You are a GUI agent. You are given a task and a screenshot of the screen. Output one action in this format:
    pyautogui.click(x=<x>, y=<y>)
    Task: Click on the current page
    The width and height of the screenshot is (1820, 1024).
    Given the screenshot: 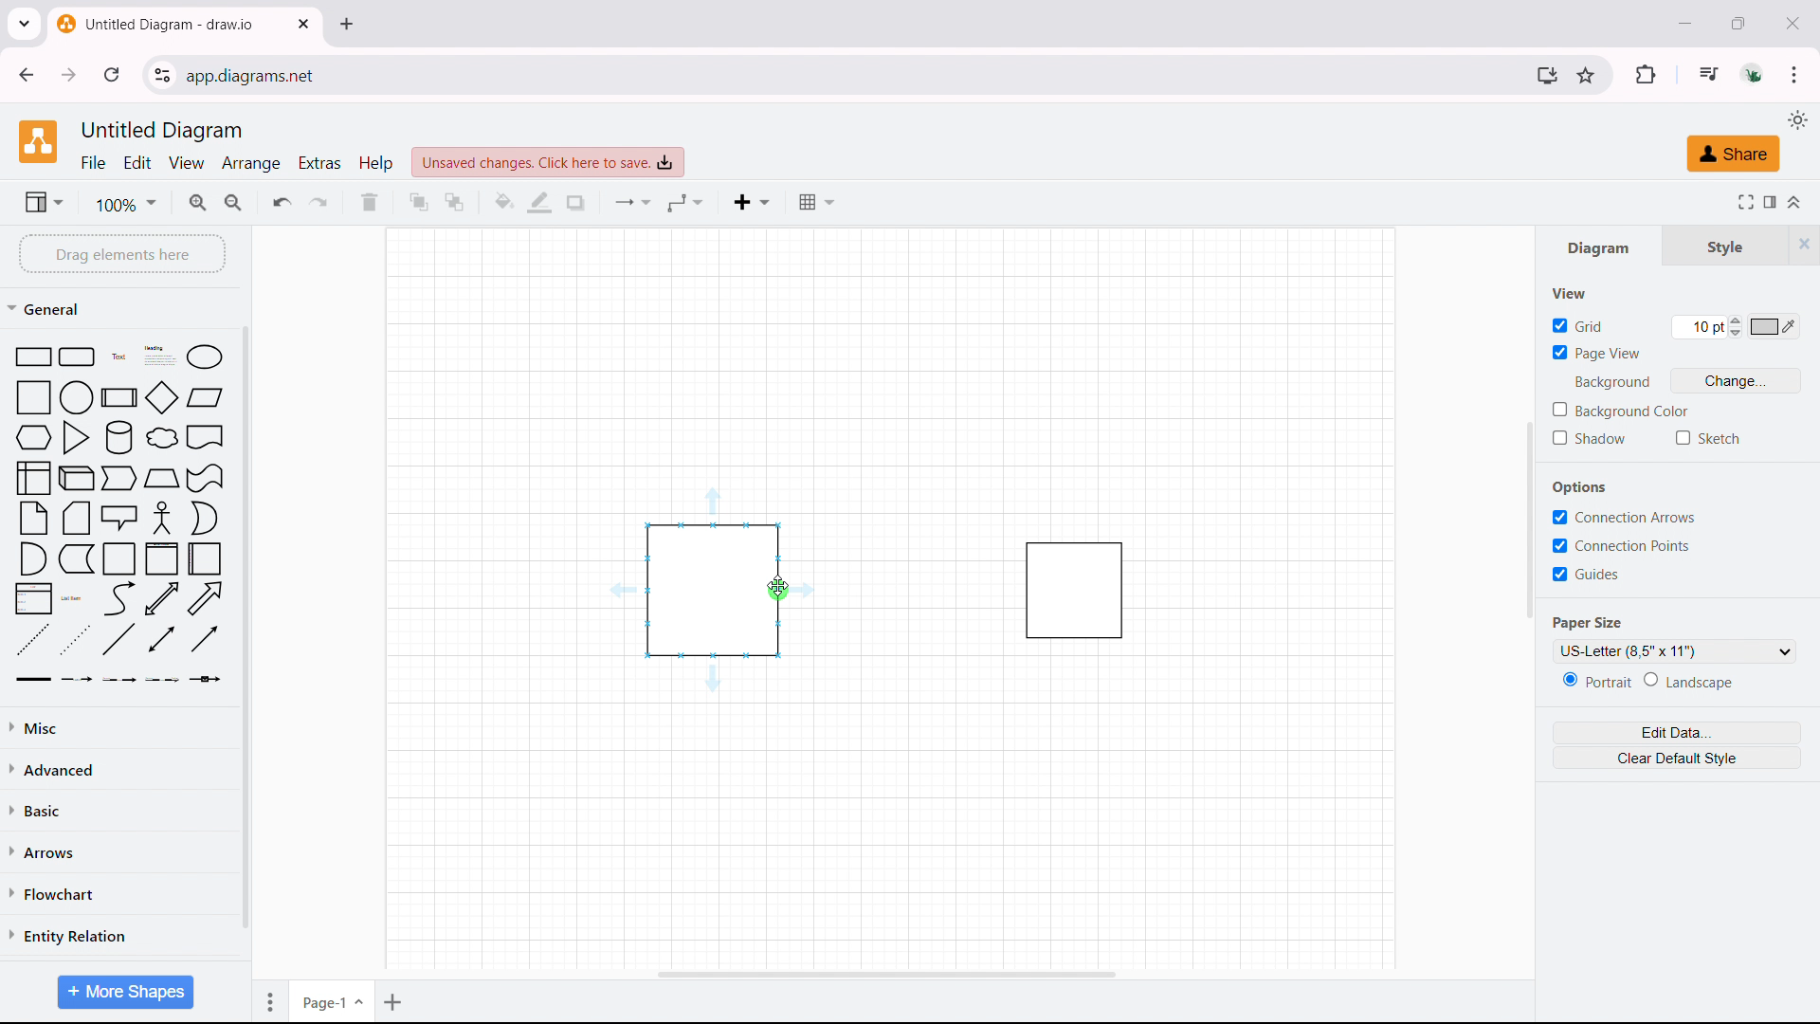 What is the action you would take?
    pyautogui.click(x=332, y=998)
    